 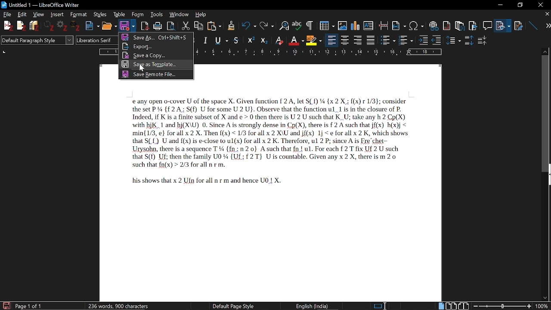 I want to click on Italics, so click(x=206, y=40).